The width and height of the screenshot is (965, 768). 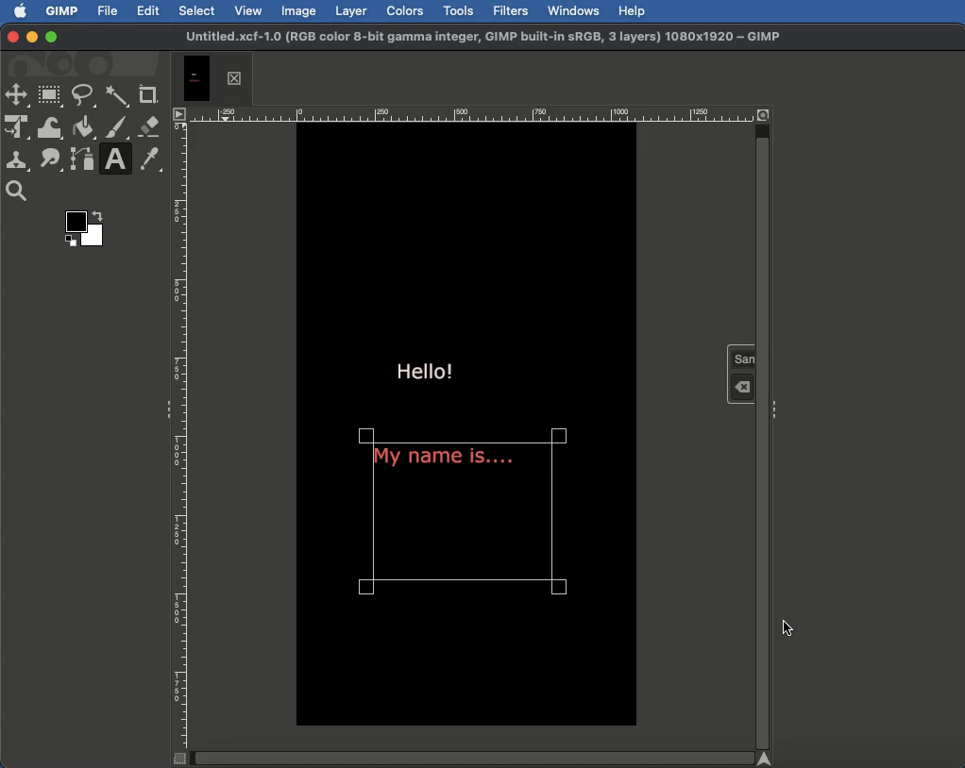 What do you see at coordinates (741, 372) in the screenshot?
I see `Text tool` at bounding box center [741, 372].